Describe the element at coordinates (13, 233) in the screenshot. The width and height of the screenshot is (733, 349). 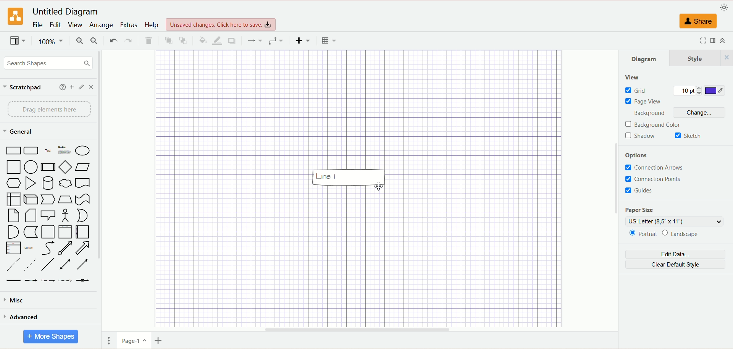
I see `And` at that location.